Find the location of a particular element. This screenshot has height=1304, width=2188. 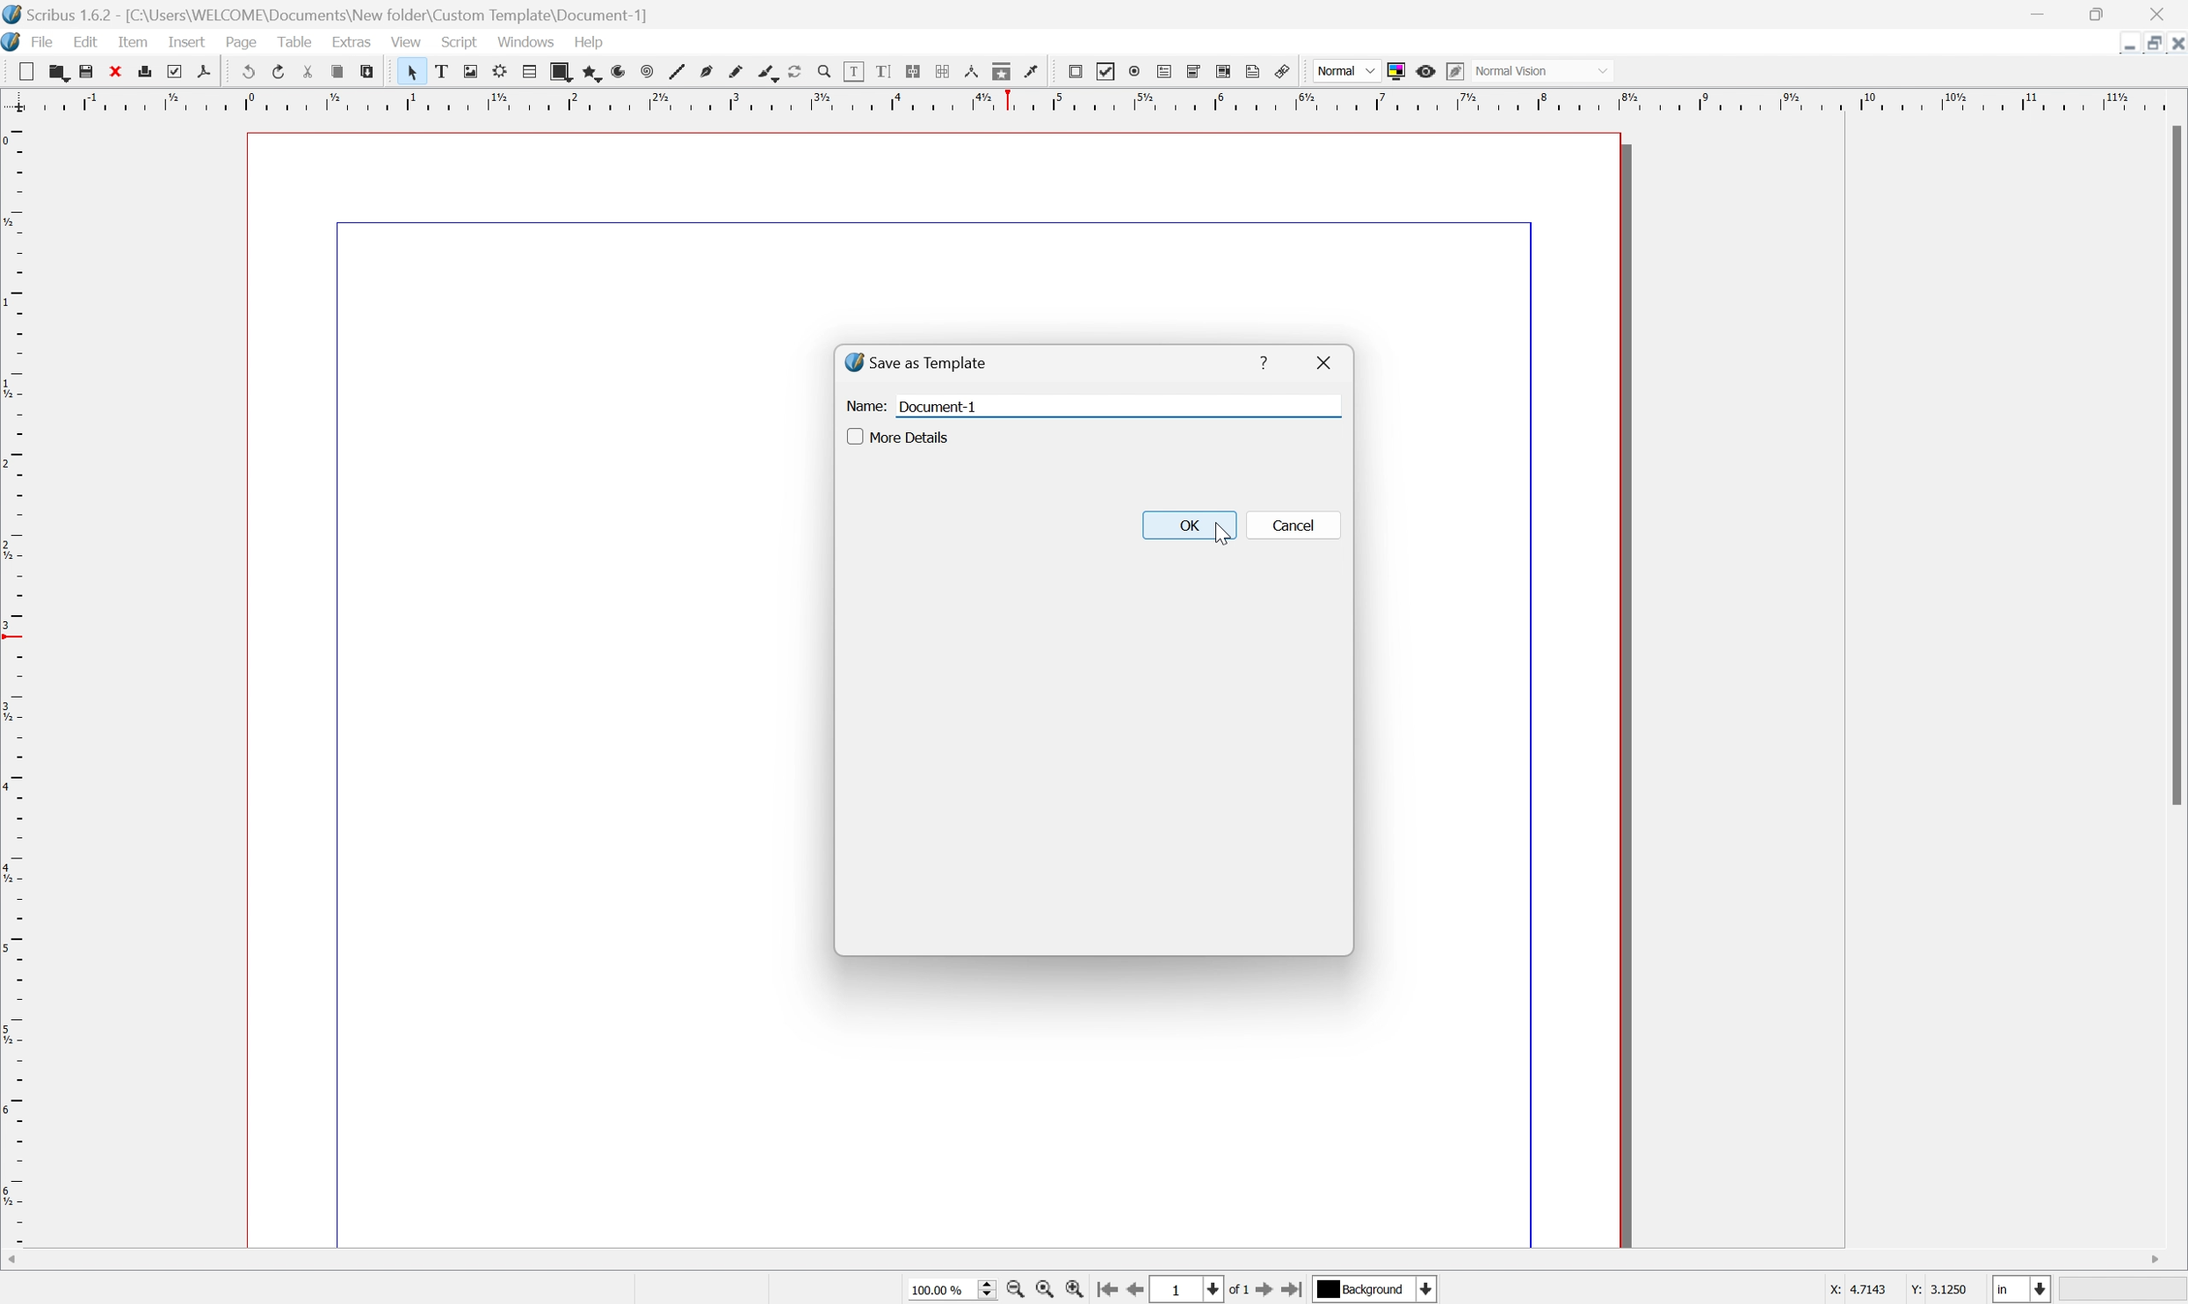

page is located at coordinates (243, 43).